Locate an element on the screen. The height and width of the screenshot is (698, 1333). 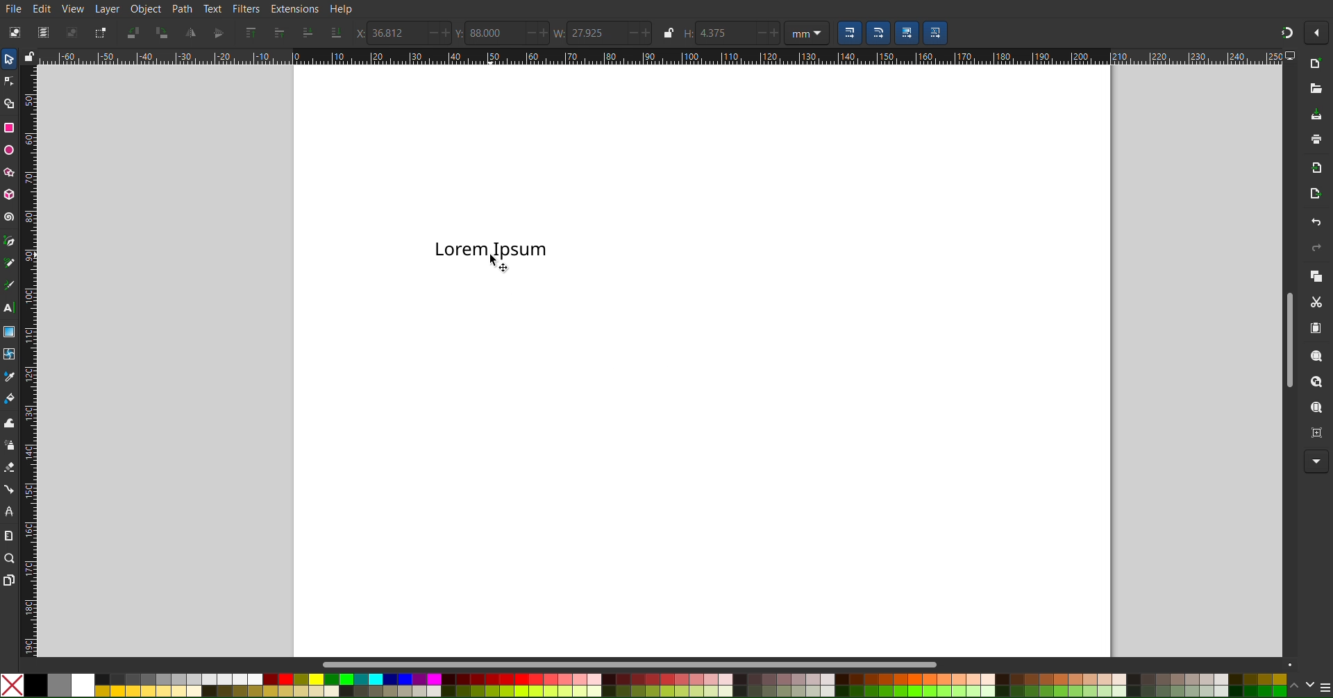
Scrollbar is located at coordinates (809, 662).